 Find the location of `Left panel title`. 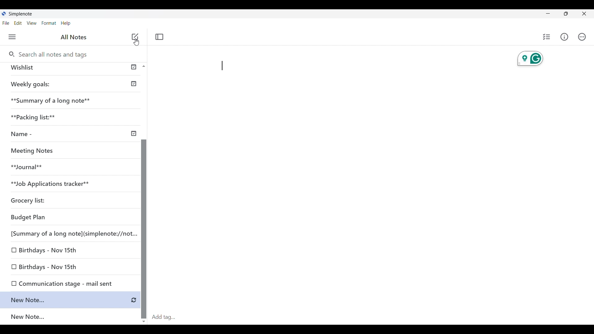

Left panel title is located at coordinates (74, 37).